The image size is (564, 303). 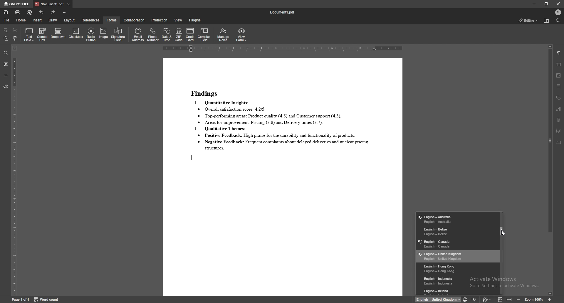 I want to click on manage roles, so click(x=224, y=35).